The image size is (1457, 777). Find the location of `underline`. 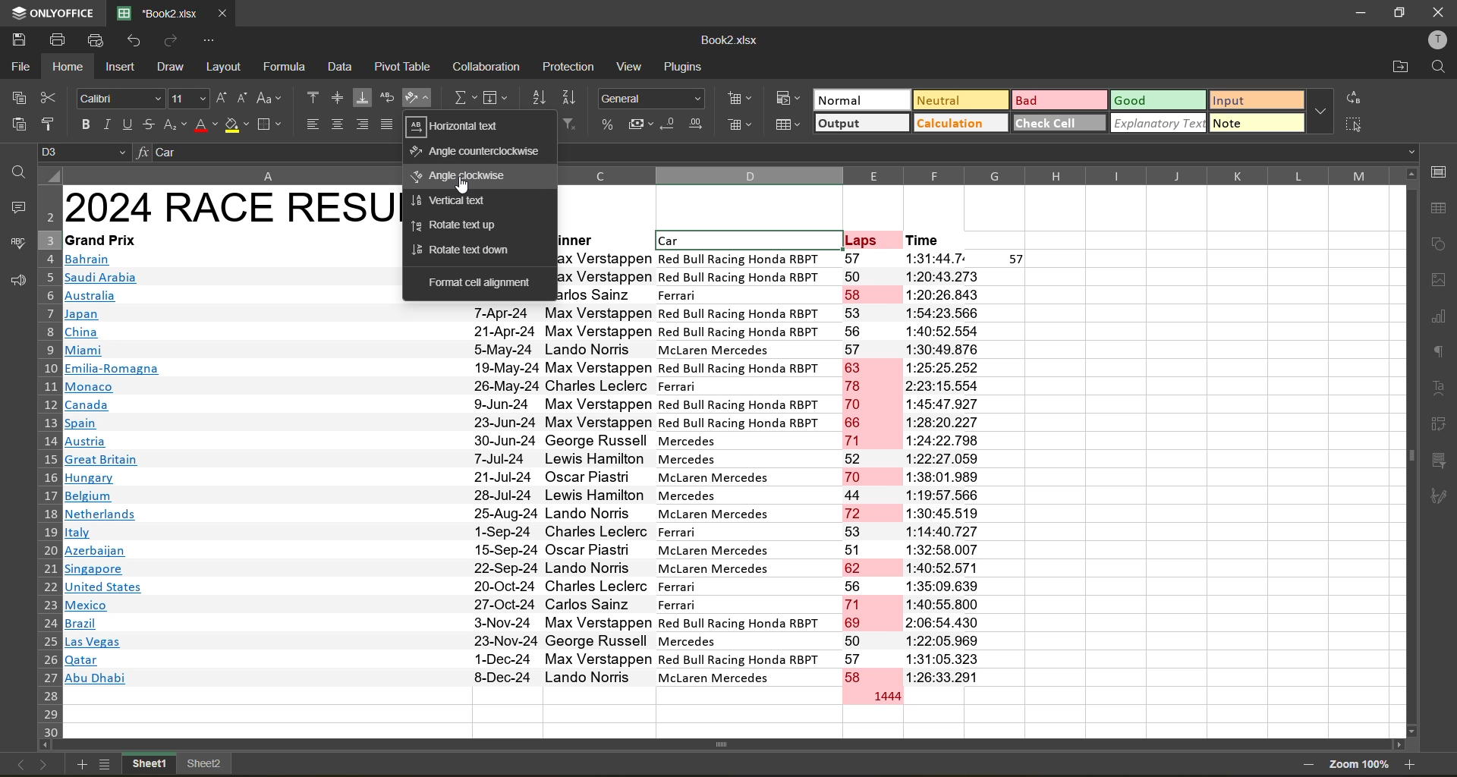

underline is located at coordinates (127, 124).